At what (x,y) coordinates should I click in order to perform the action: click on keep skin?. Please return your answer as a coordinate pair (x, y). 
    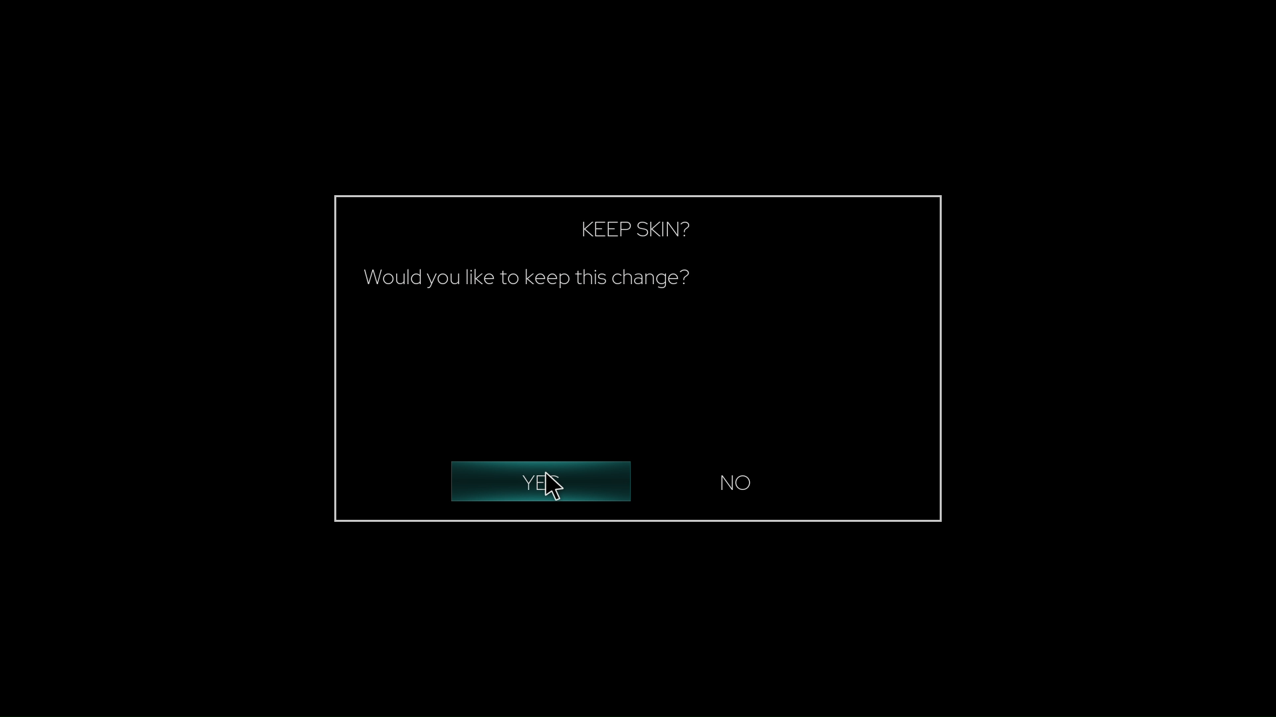
    Looking at the image, I should click on (649, 232).